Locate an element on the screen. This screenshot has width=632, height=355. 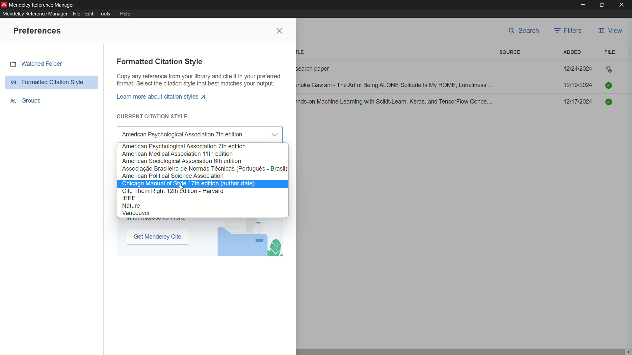
citation styles is located at coordinates (178, 153).